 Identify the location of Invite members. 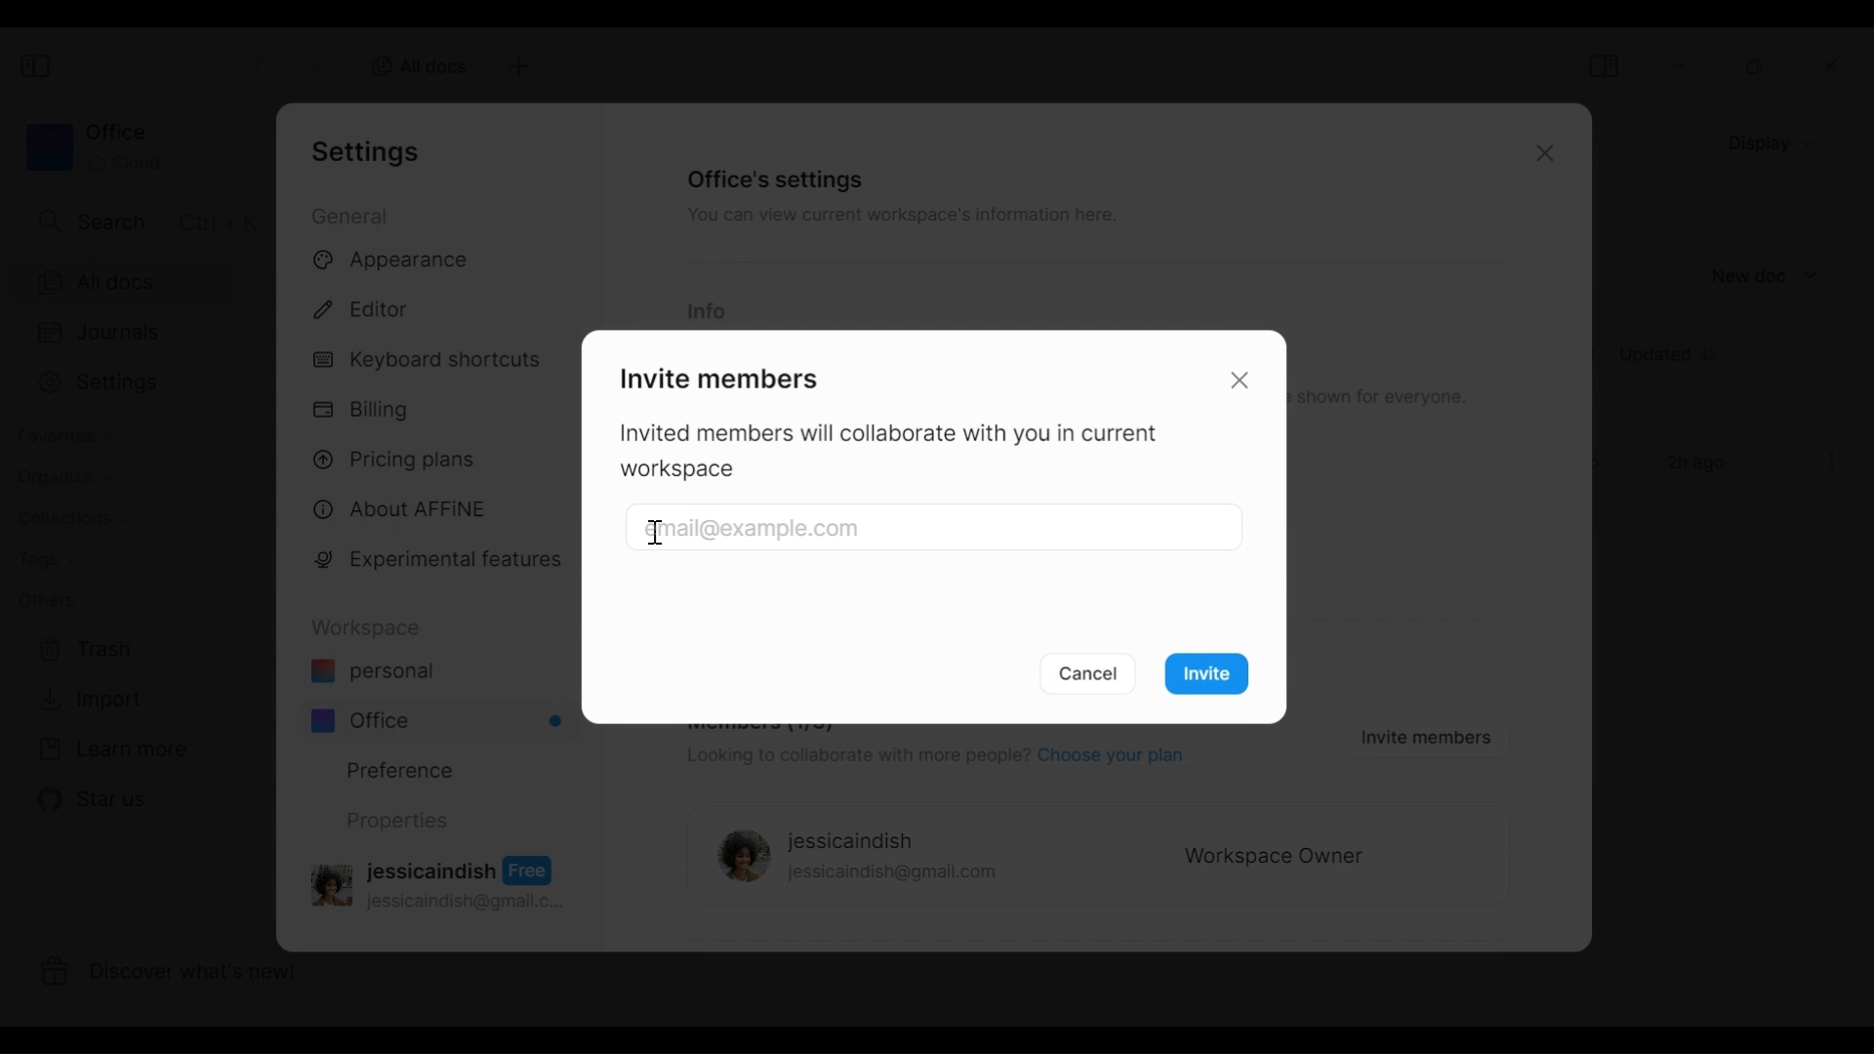
(715, 376).